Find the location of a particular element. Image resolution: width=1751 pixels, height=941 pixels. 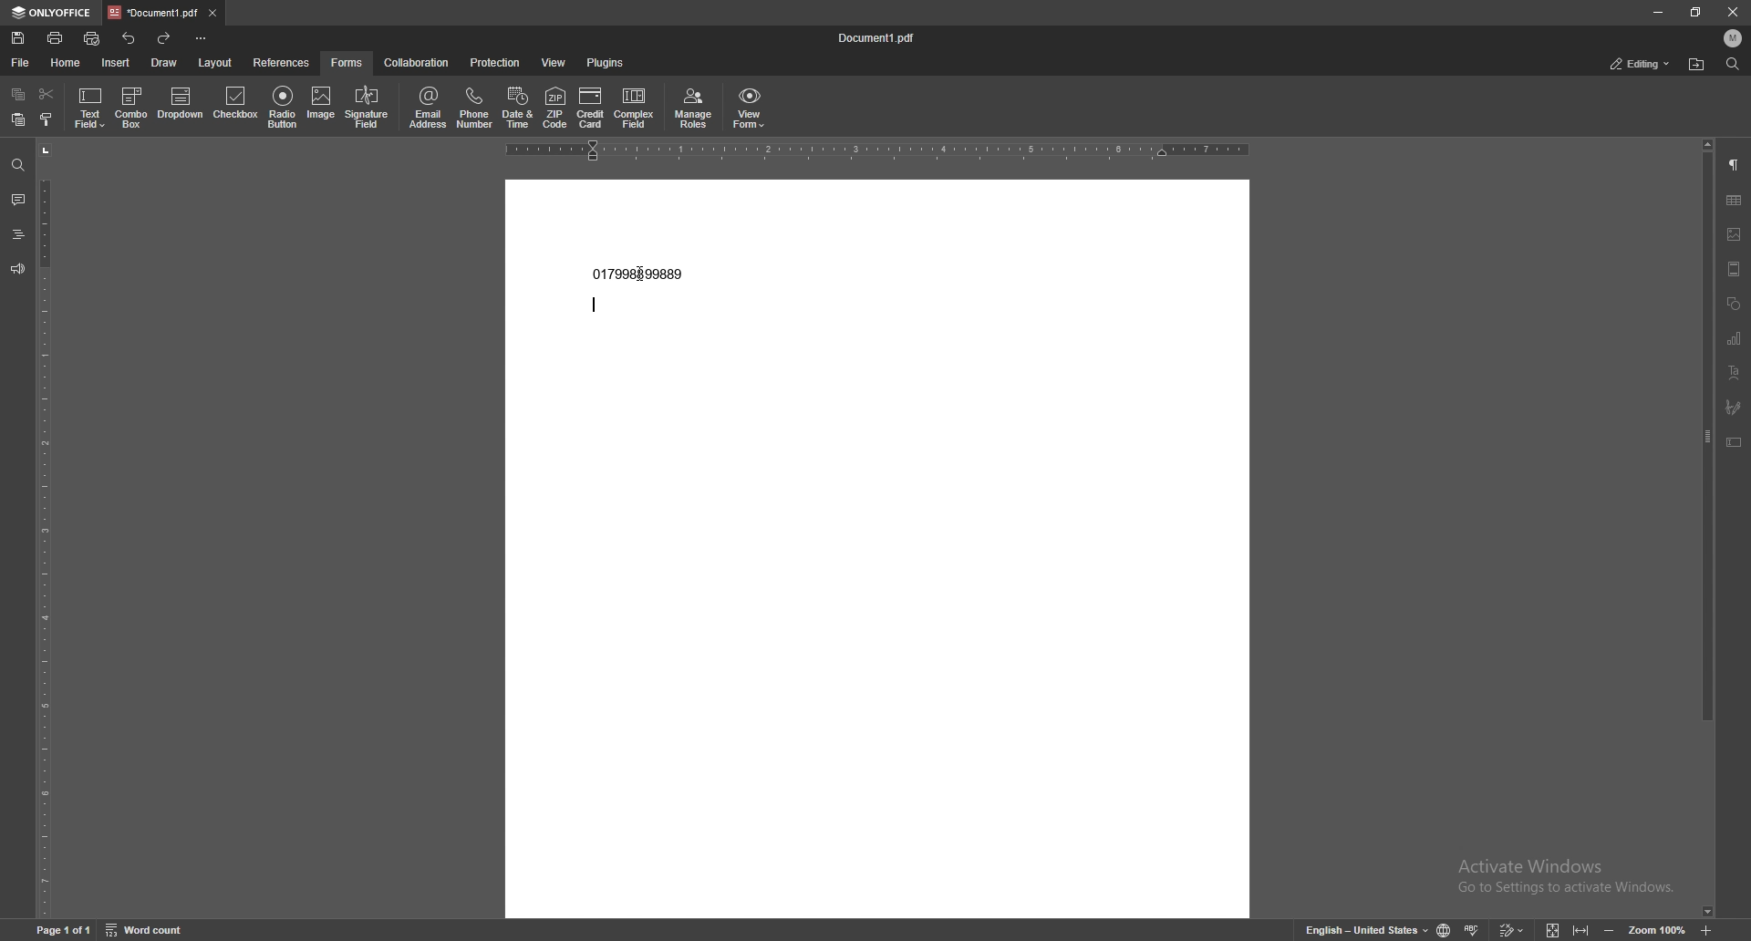

checkbox is located at coordinates (236, 105).